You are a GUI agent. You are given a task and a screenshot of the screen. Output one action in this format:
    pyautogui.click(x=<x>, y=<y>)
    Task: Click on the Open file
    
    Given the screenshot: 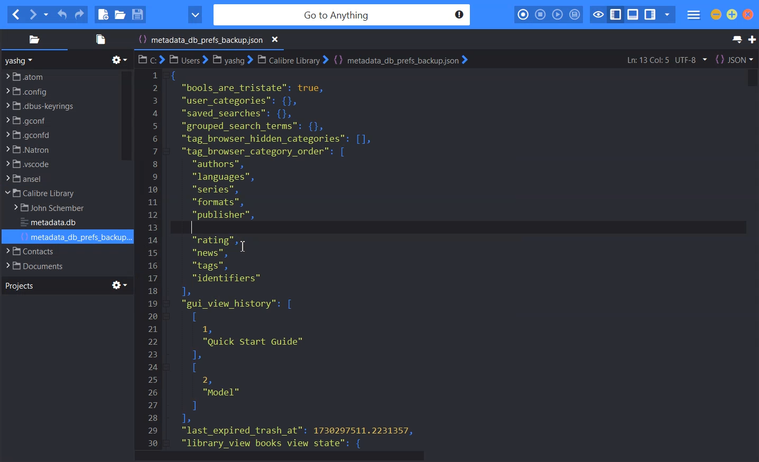 What is the action you would take?
    pyautogui.click(x=120, y=14)
    